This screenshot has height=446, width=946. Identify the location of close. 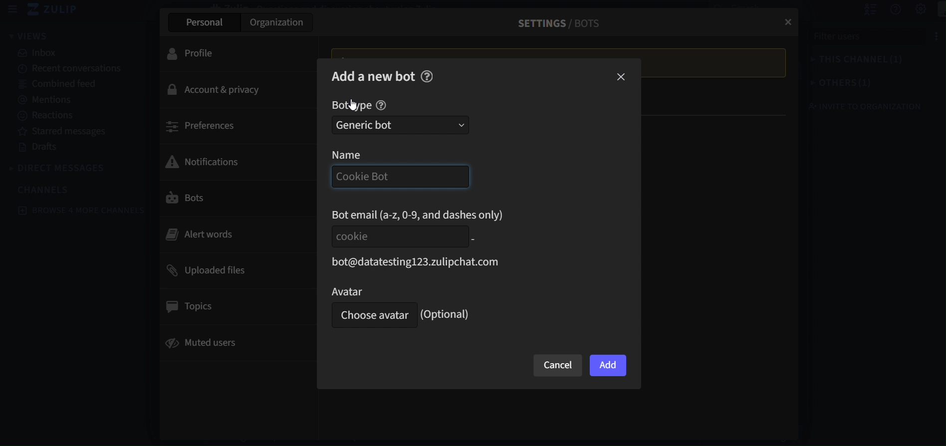
(622, 78).